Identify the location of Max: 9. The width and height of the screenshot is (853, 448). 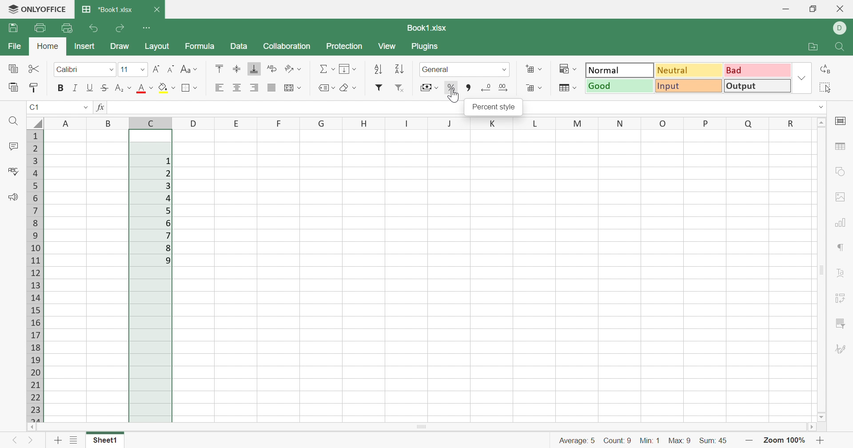
(680, 441).